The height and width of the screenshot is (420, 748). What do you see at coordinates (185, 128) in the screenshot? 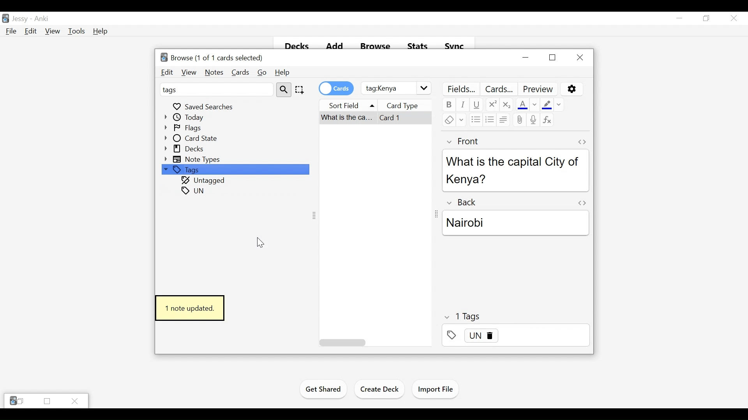
I see `Flags` at bounding box center [185, 128].